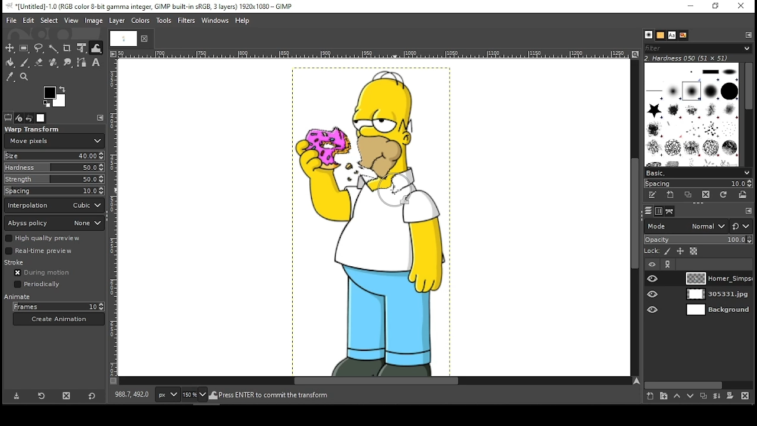 The height and width of the screenshot is (426, 757). What do you see at coordinates (152, 6) in the screenshot?
I see `icon and filename` at bounding box center [152, 6].